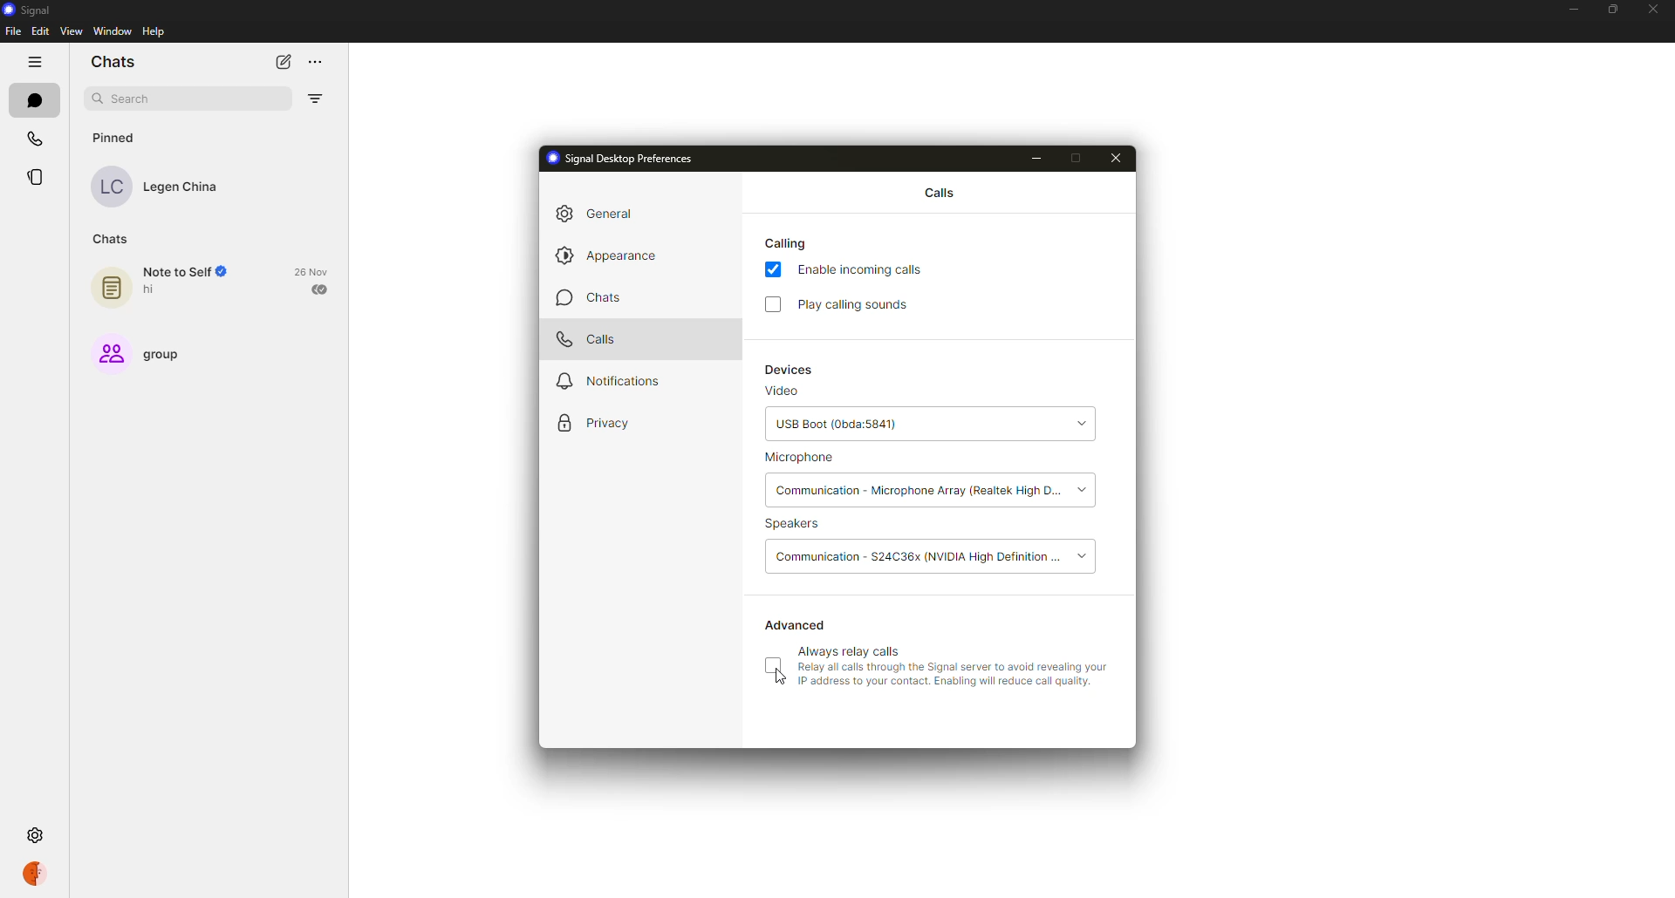  Describe the element at coordinates (902, 426) in the screenshot. I see `USB Boot (0bda:5841)` at that location.